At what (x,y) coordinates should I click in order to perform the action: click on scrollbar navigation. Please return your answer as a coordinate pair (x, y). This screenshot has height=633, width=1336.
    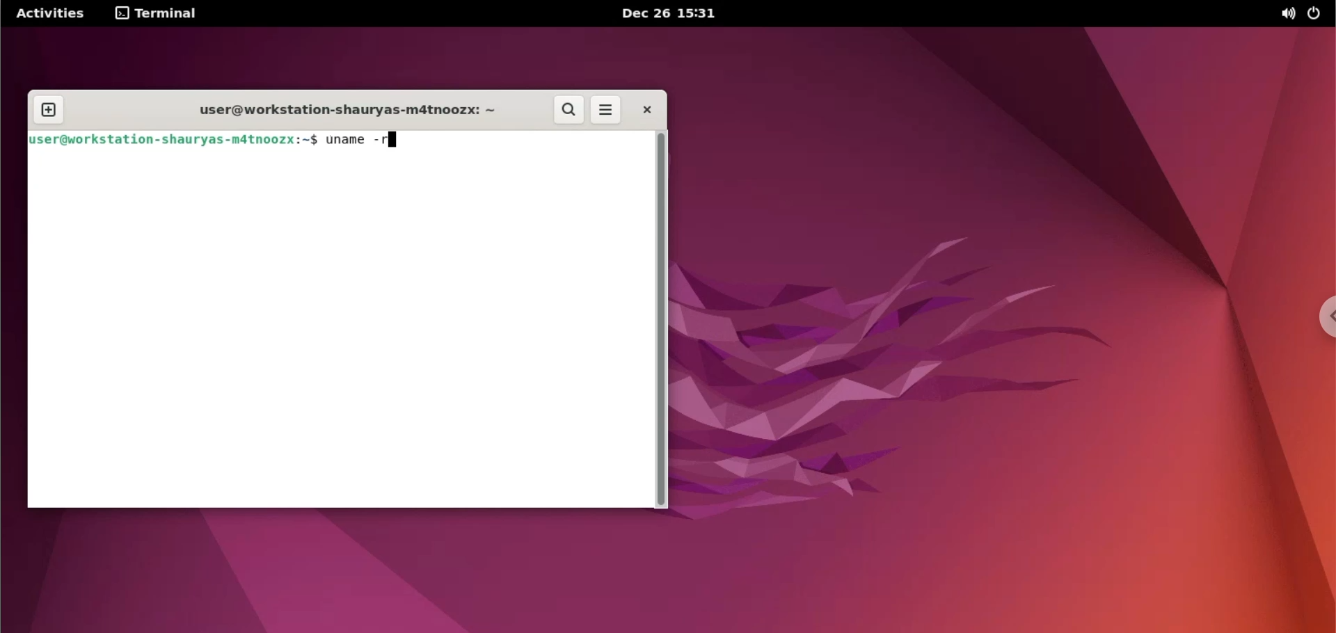
    Looking at the image, I should click on (660, 319).